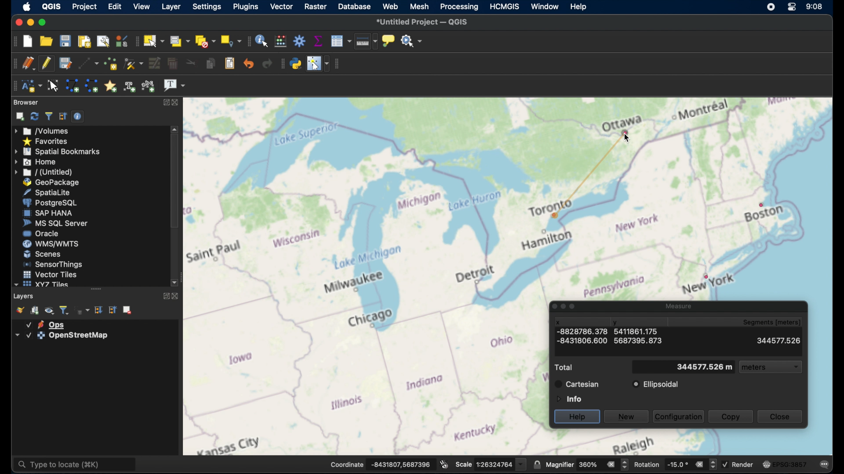 The image size is (844, 474). Describe the element at coordinates (189, 63) in the screenshot. I see `cut features` at that location.